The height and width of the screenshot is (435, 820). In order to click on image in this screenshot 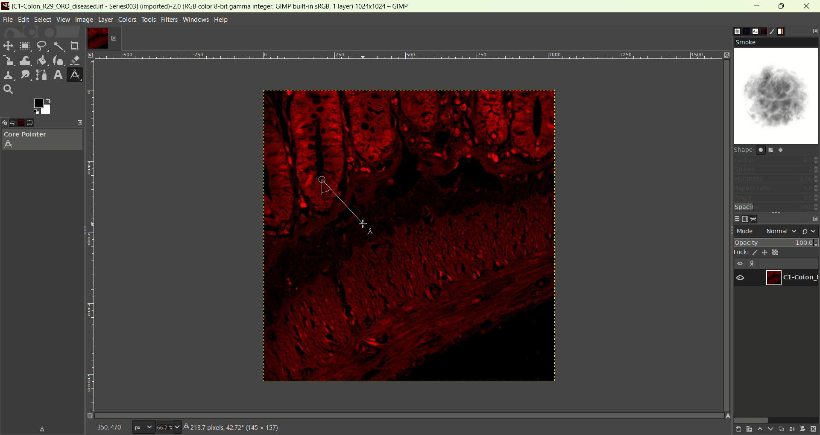, I will do `click(477, 241)`.